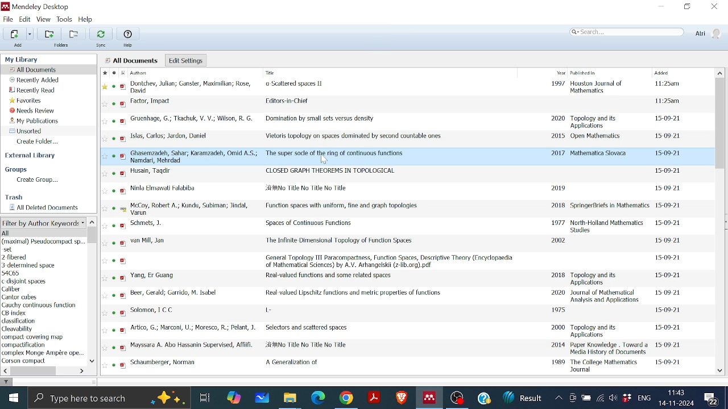 The width and height of the screenshot is (728, 409). I want to click on Adobe reader, so click(374, 398).